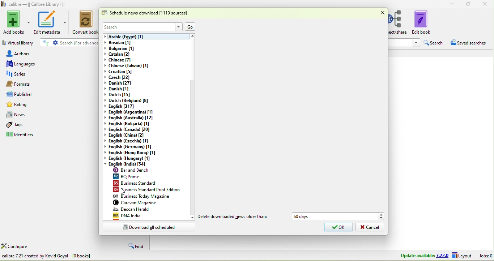 This screenshot has height=261, width=494. What do you see at coordinates (149, 209) in the screenshot?
I see `deccan herald` at bounding box center [149, 209].